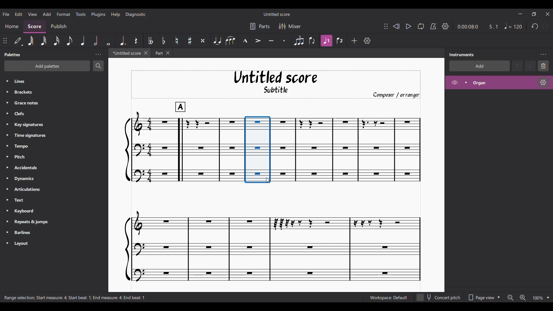 This screenshot has width=553, height=311. What do you see at coordinates (534, 26) in the screenshot?
I see `Undo` at bounding box center [534, 26].